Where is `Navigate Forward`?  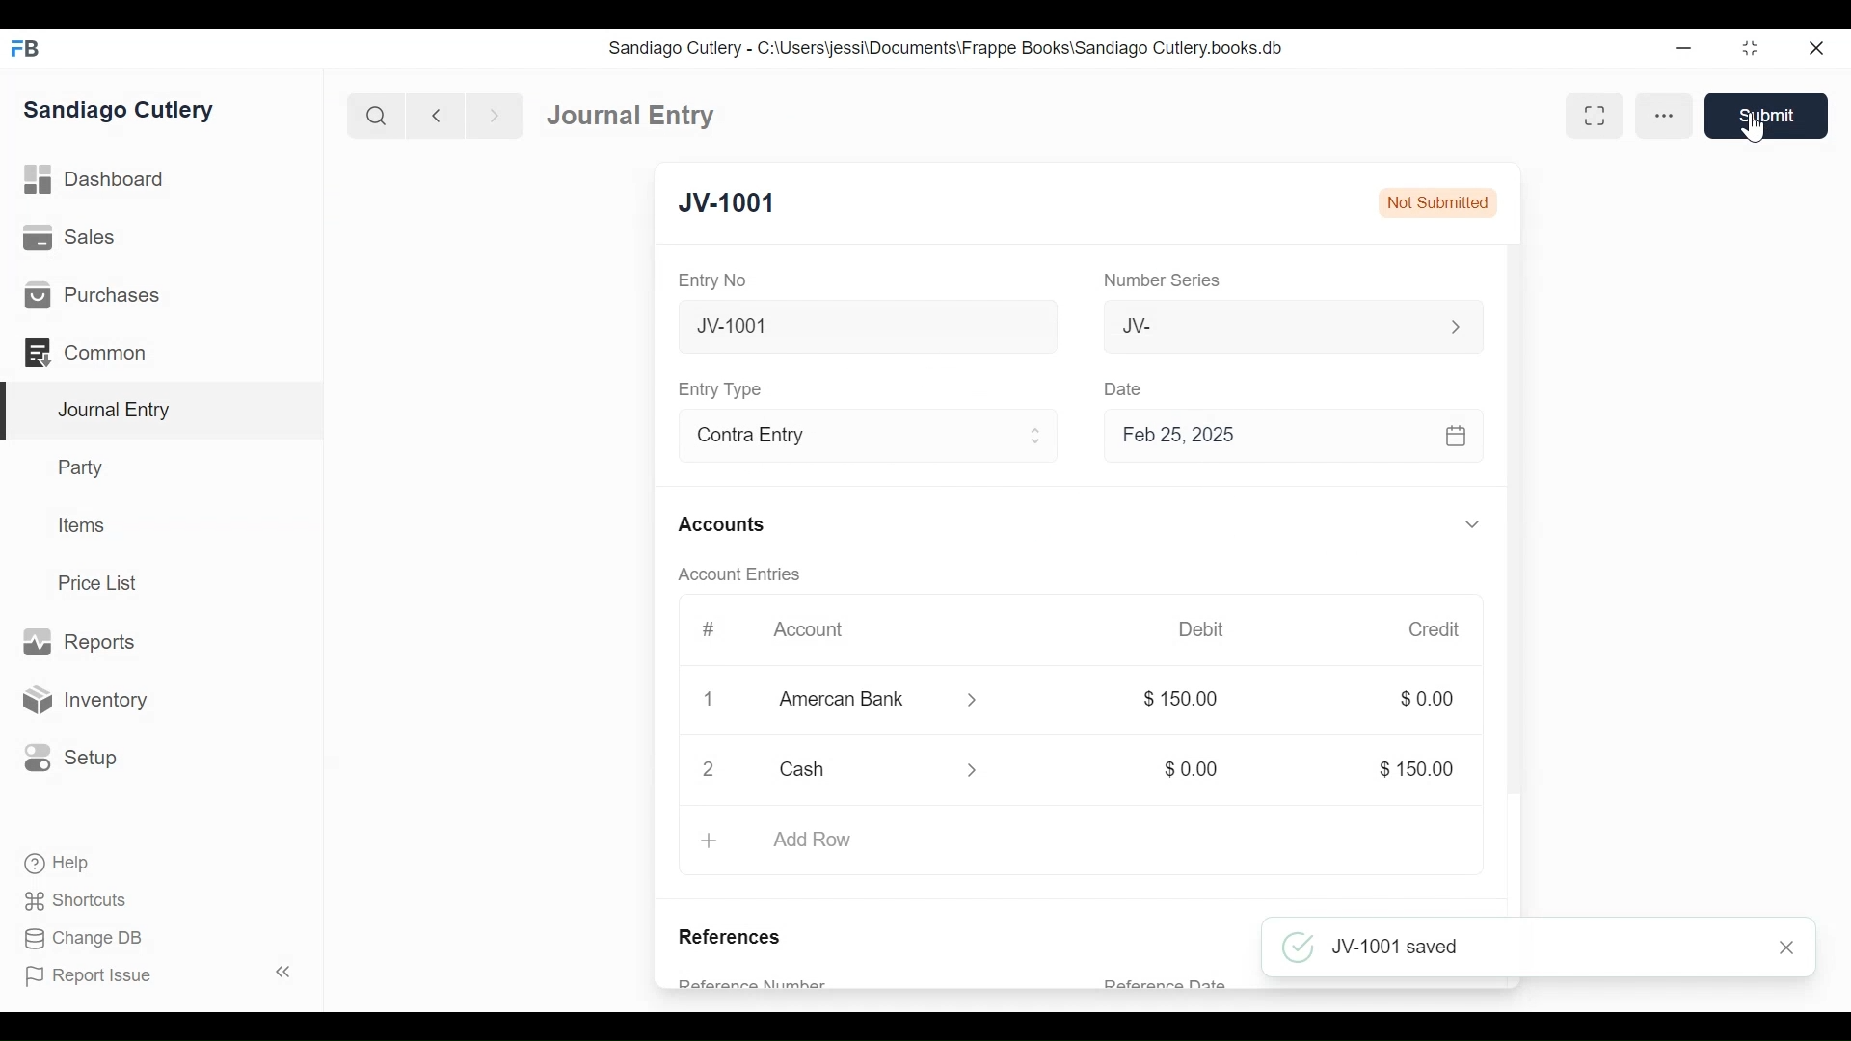
Navigate Forward is located at coordinates (496, 117).